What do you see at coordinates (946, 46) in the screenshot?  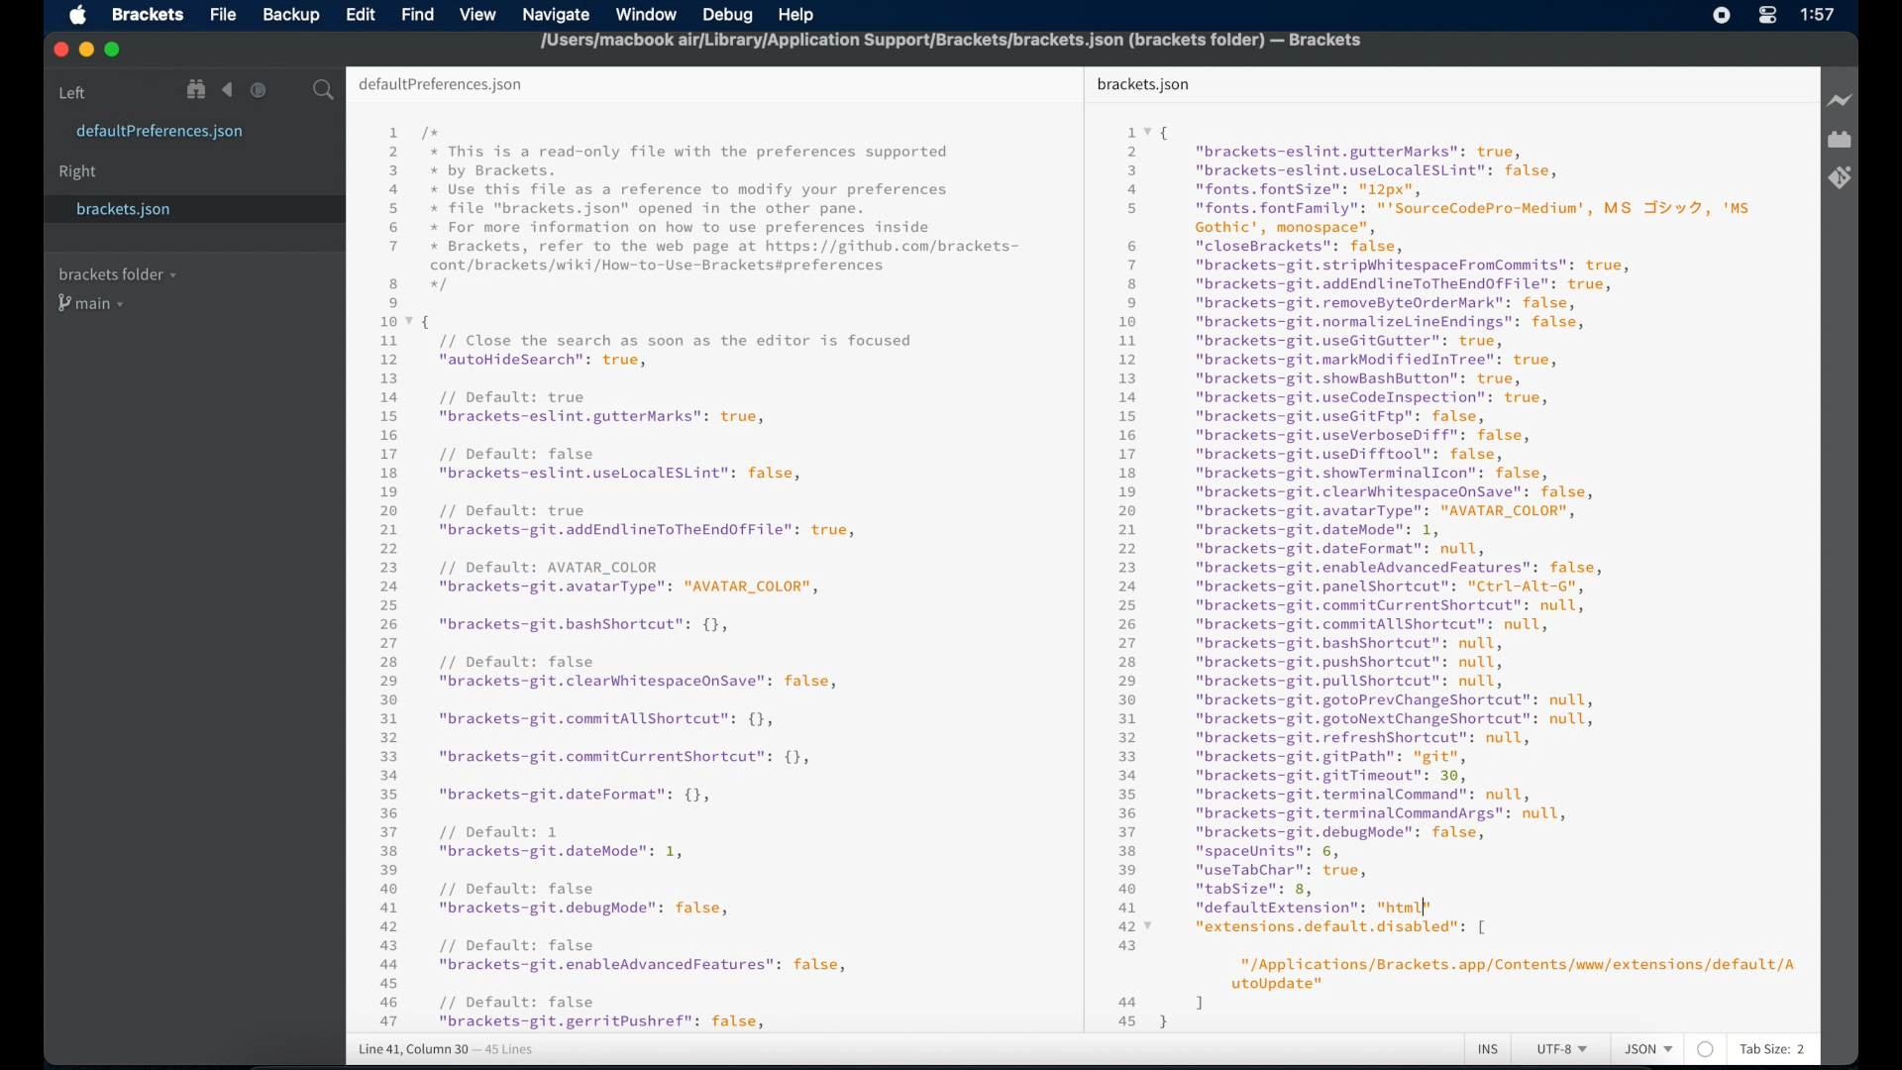 I see `/Users/macbook air/Library/Application Support/Brackets/brackets.json (brackets folder) — Brackets` at bounding box center [946, 46].